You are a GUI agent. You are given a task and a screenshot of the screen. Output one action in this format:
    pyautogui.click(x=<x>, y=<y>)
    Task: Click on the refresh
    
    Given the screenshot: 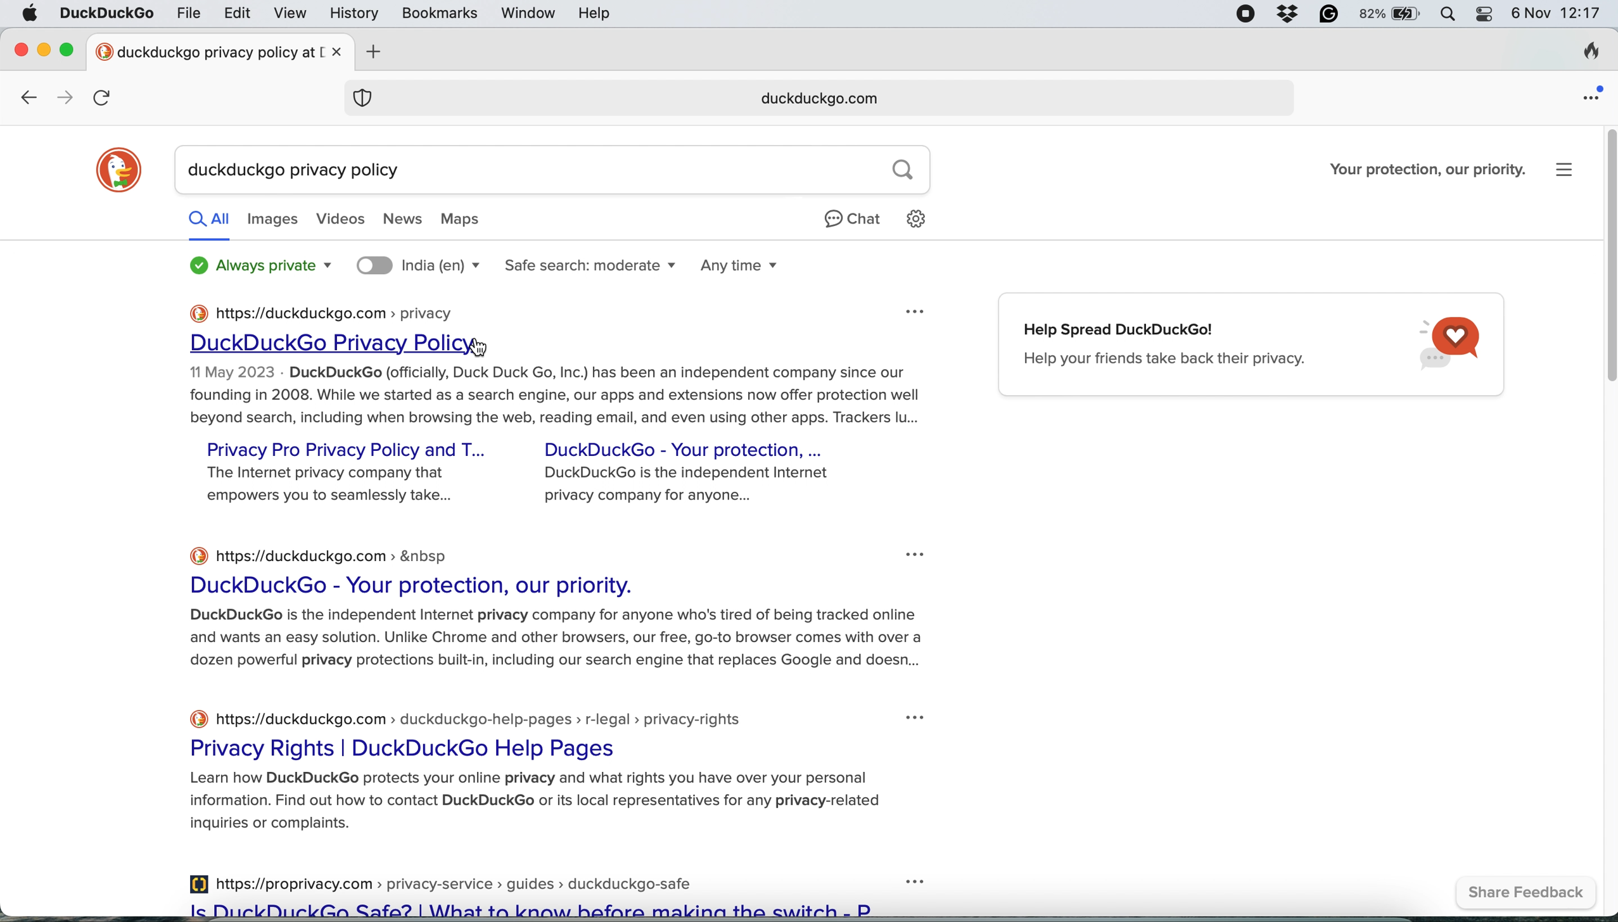 What is the action you would take?
    pyautogui.click(x=106, y=99)
    